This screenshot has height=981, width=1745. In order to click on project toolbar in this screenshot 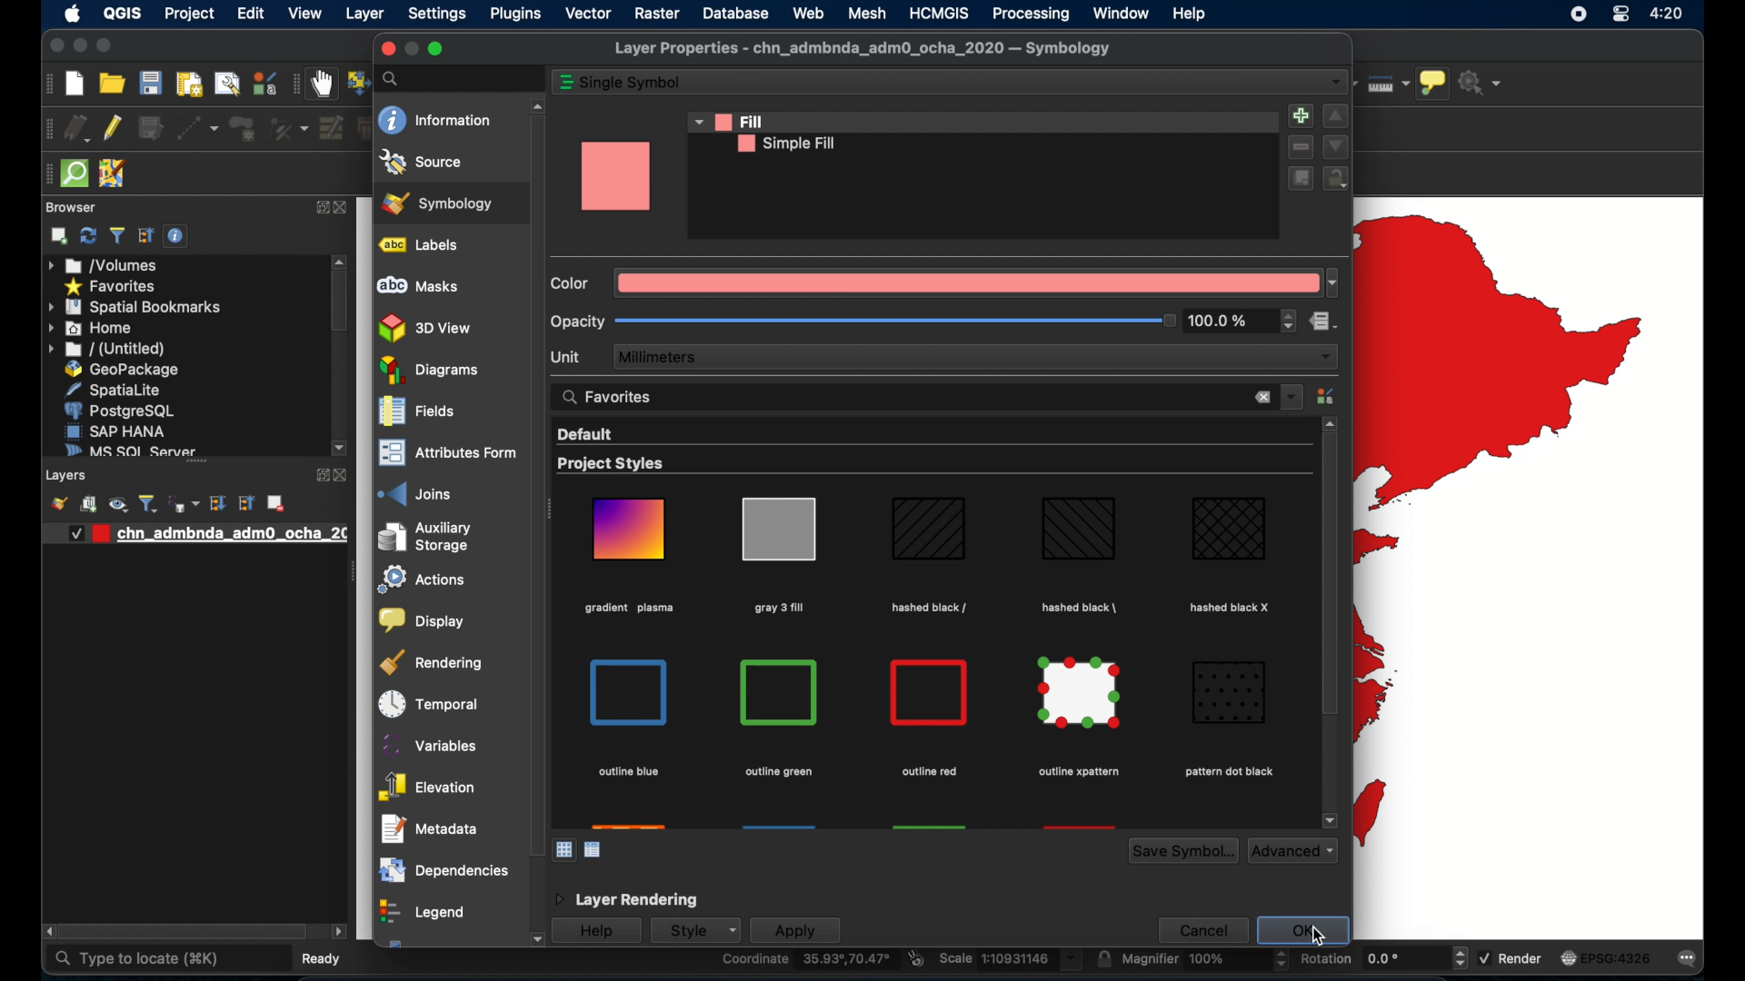, I will do `click(46, 84)`.